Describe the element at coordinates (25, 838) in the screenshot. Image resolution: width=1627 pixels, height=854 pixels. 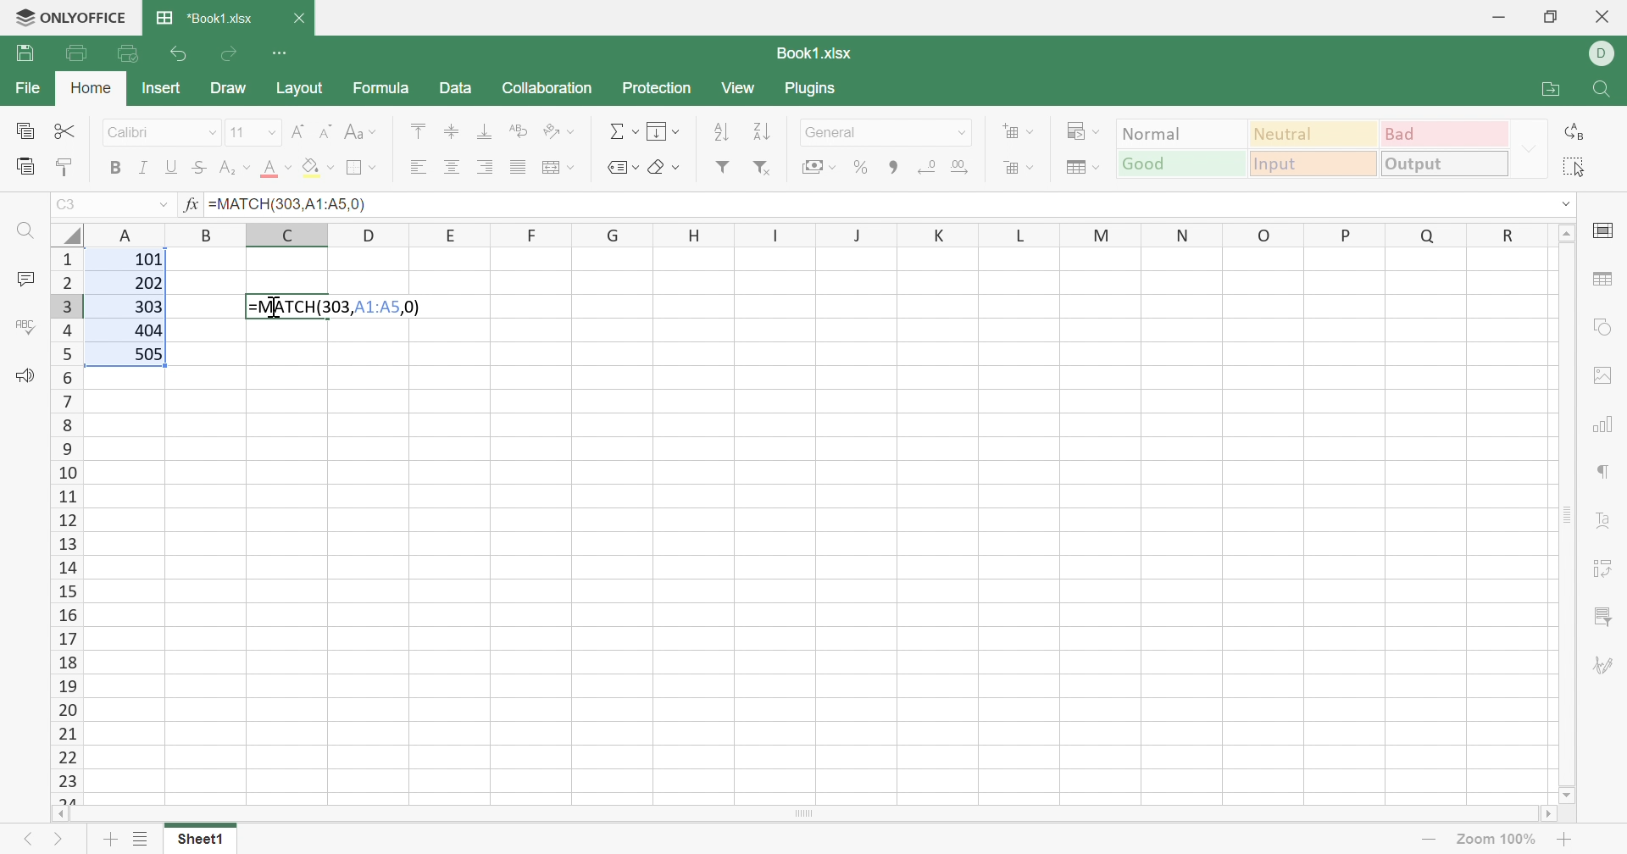
I see `Previous` at that location.